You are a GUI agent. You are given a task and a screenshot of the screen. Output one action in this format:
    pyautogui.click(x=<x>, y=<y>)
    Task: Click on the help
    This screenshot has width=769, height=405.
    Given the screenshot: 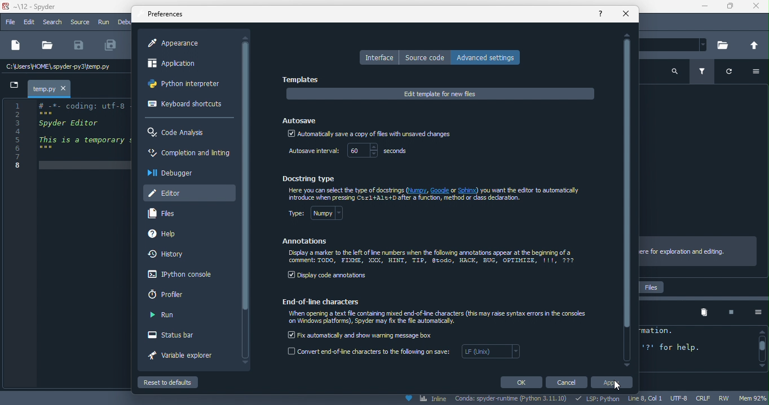 What is the action you would take?
    pyautogui.click(x=174, y=235)
    